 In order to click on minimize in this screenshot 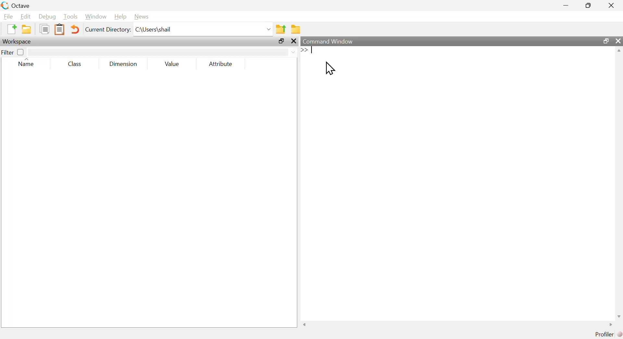, I will do `click(567, 6)`.